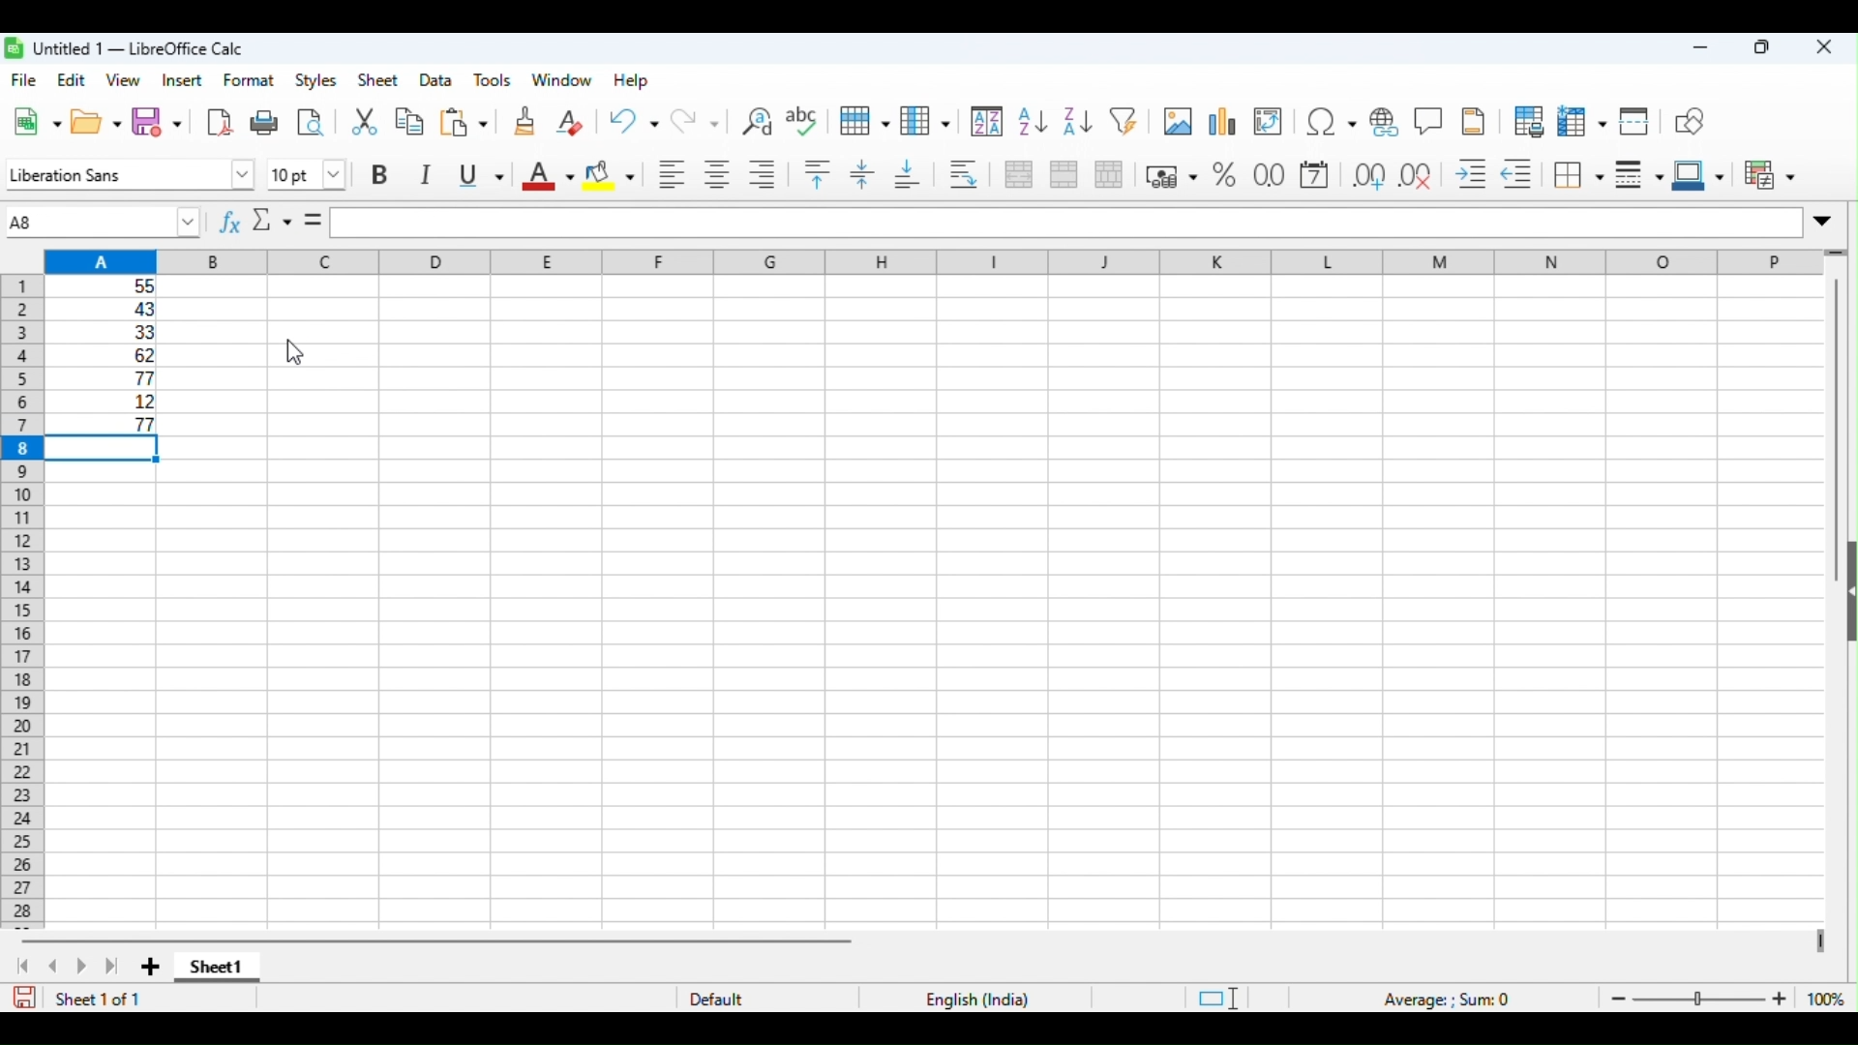 The width and height of the screenshot is (1858, 1045). Describe the element at coordinates (151, 965) in the screenshot. I see `add new sheet` at that location.